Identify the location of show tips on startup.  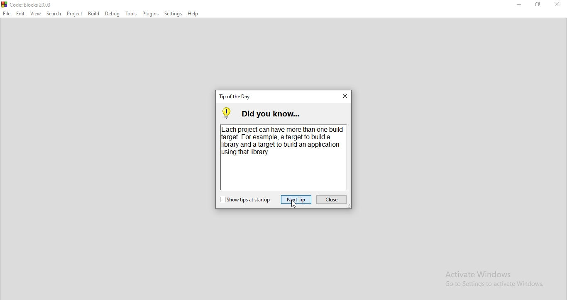
(244, 201).